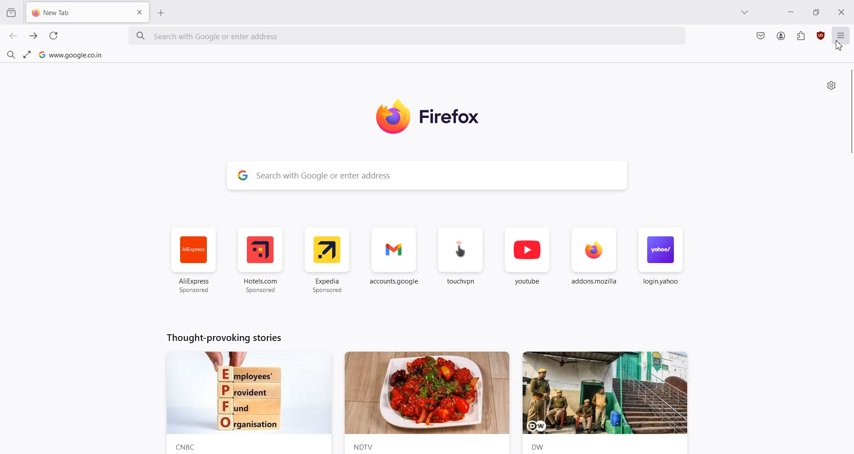  What do you see at coordinates (594, 262) in the screenshot?
I see `addons.mozilla` at bounding box center [594, 262].